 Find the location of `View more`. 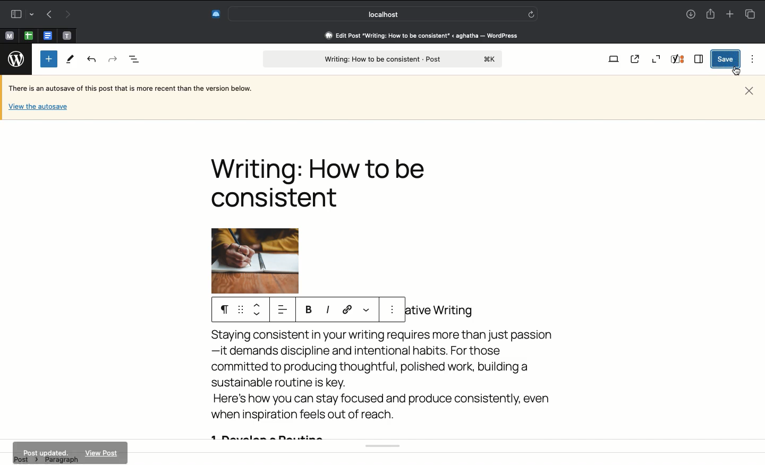

View more is located at coordinates (367, 308).